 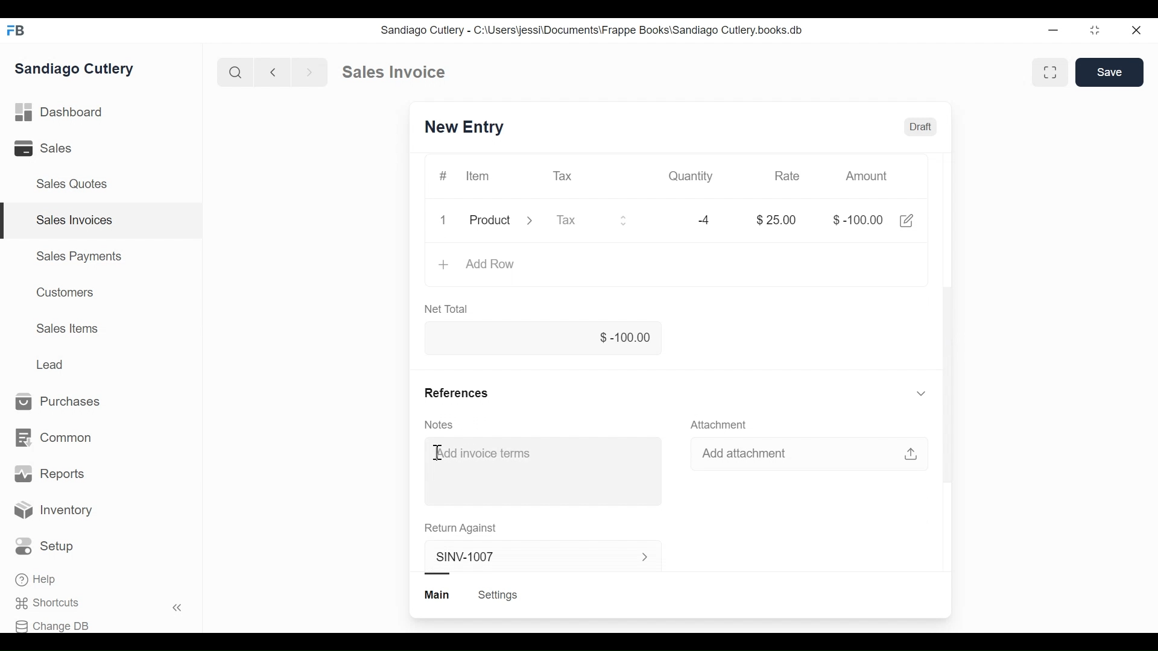 I want to click on Cursor, so click(x=437, y=453).